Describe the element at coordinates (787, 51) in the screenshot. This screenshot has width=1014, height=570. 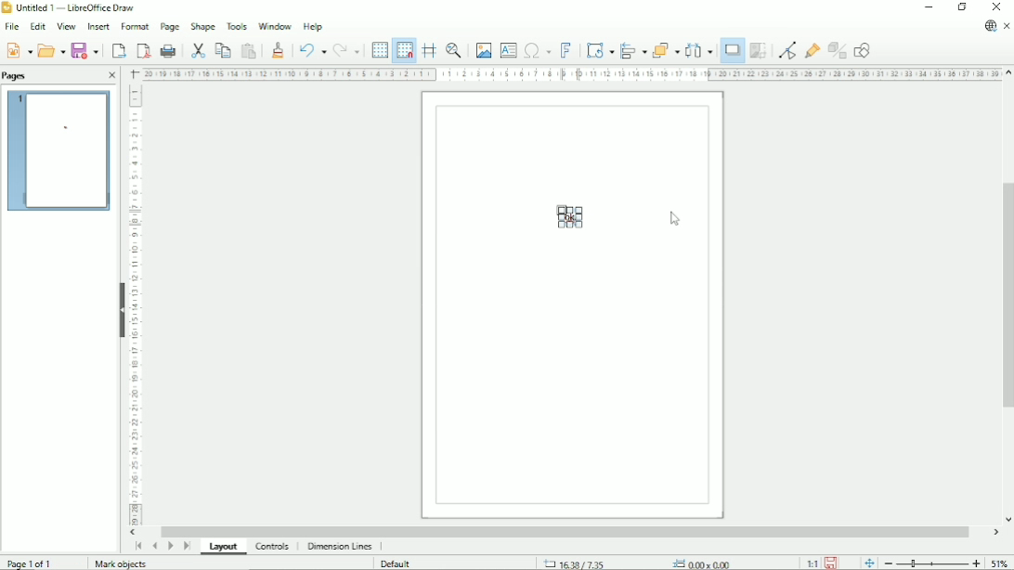
I see `Toggle point edit mode` at that location.